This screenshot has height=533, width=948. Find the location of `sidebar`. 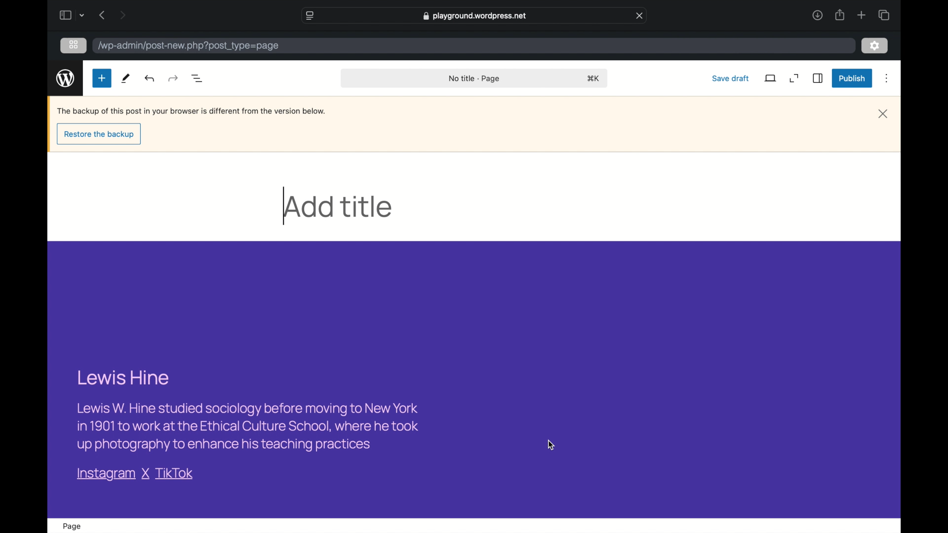

sidebar is located at coordinates (818, 78).